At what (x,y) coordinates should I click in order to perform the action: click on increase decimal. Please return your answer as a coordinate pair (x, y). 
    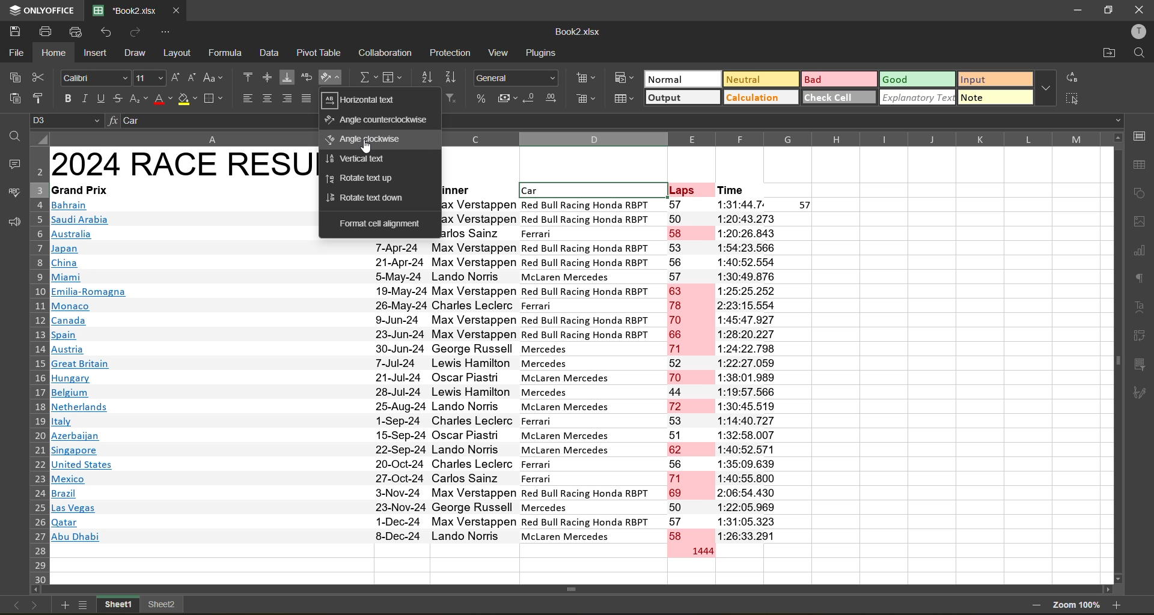
    Looking at the image, I should click on (552, 100).